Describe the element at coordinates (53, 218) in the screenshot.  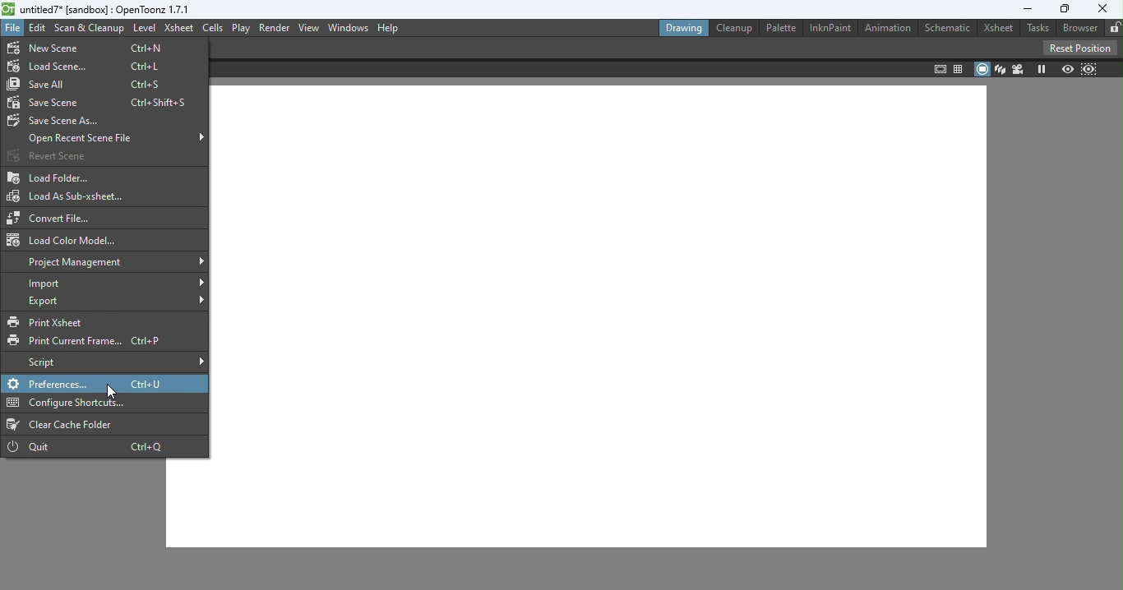
I see `Convert file` at that location.